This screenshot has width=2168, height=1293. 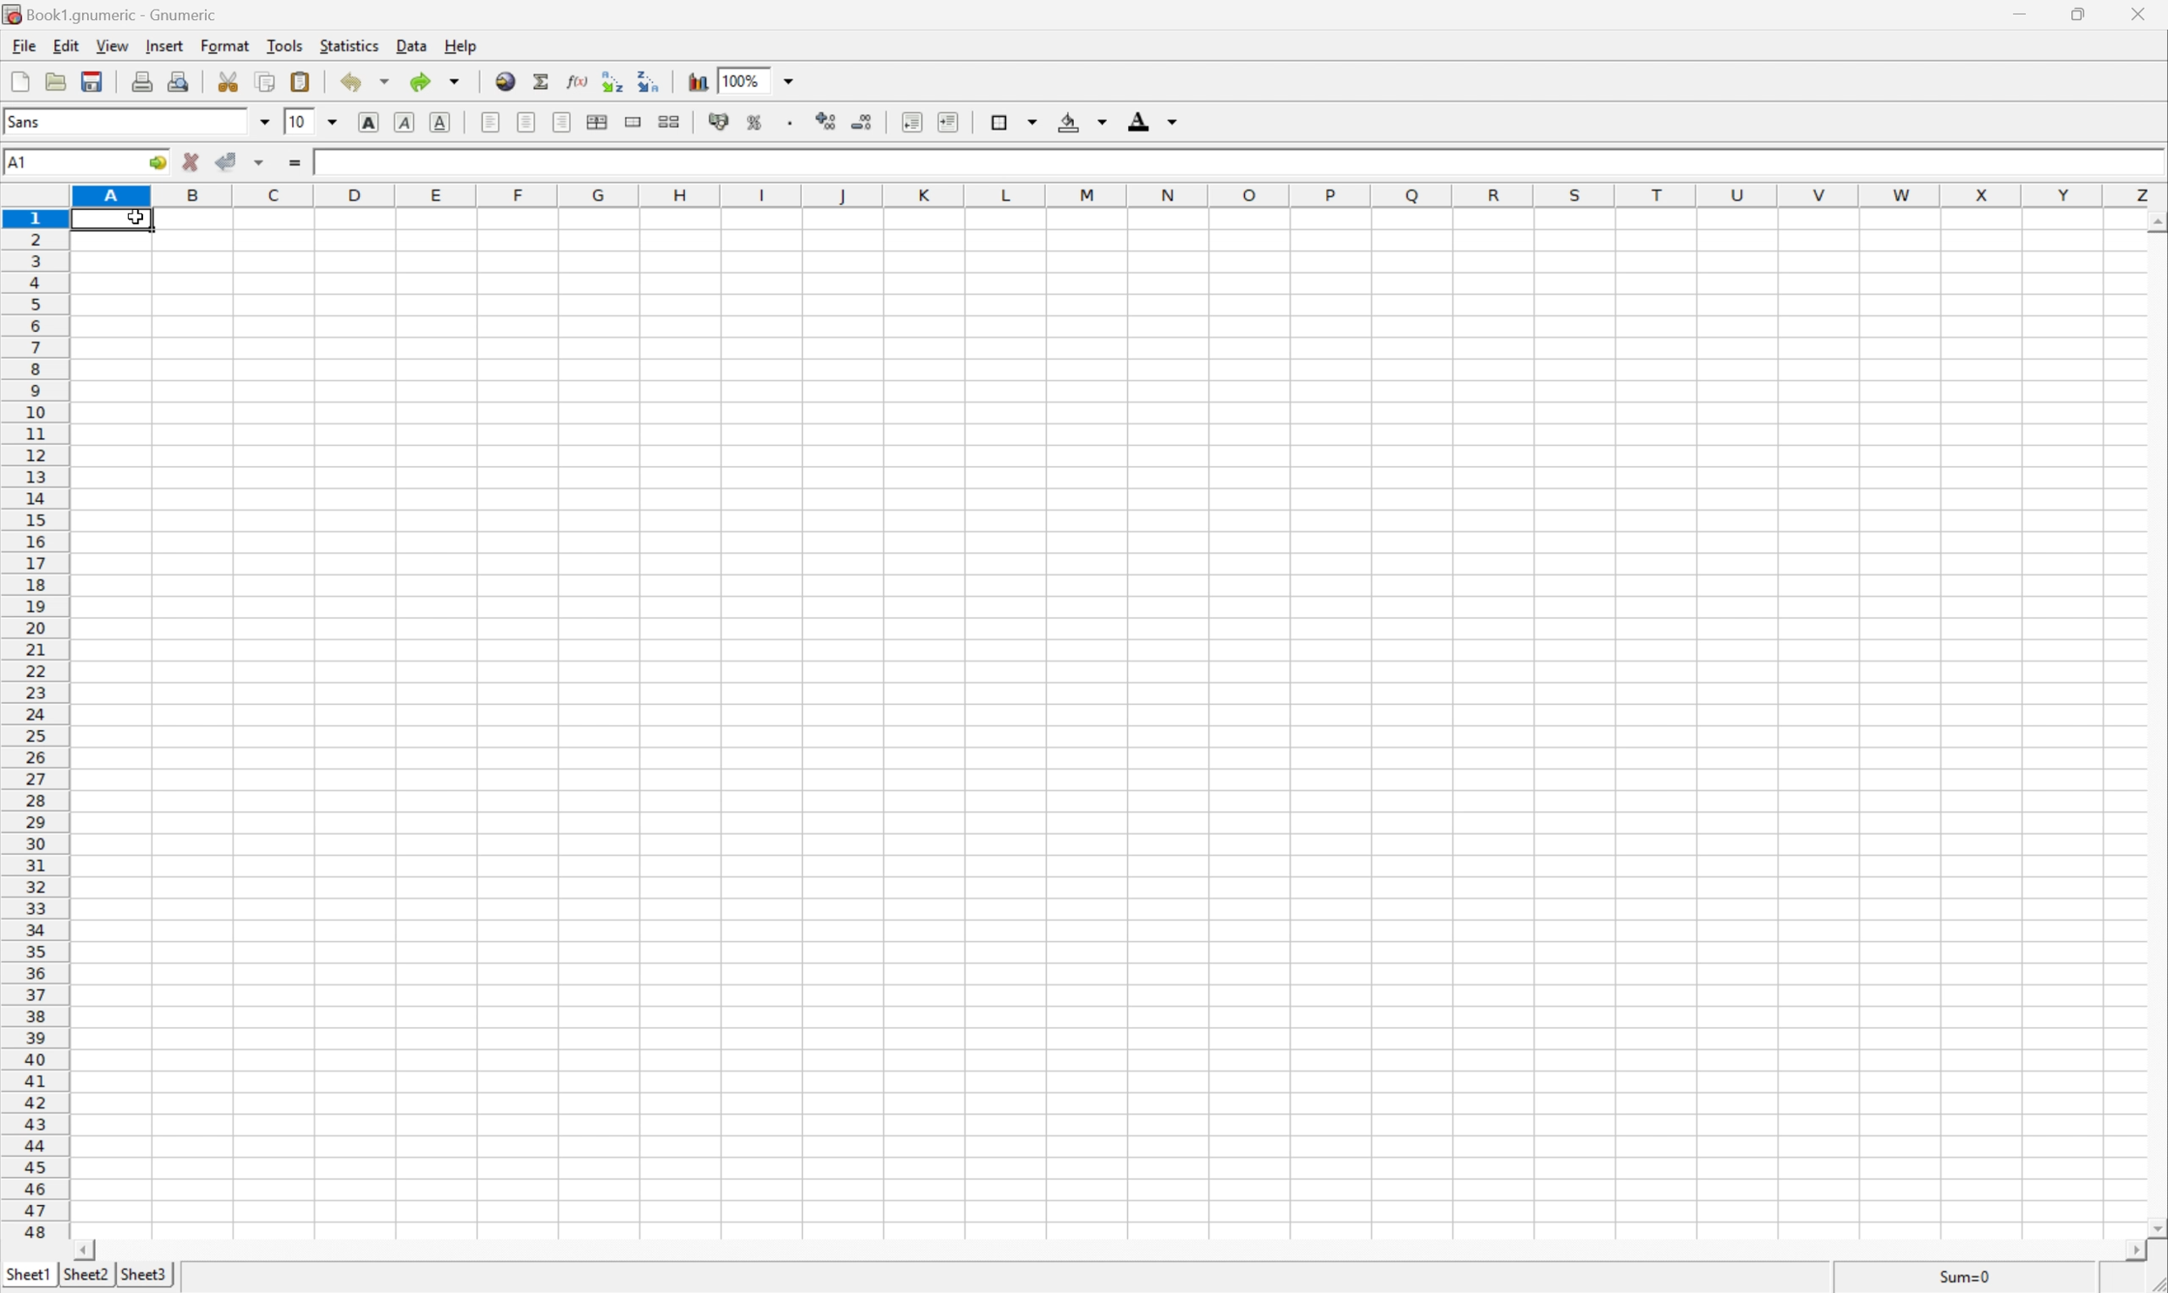 I want to click on tools, so click(x=283, y=47).